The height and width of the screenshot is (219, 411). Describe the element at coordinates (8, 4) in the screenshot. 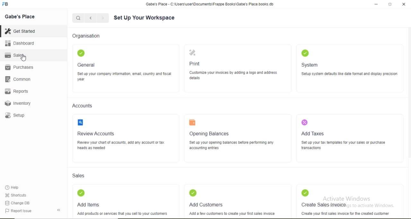

I see `logo` at that location.